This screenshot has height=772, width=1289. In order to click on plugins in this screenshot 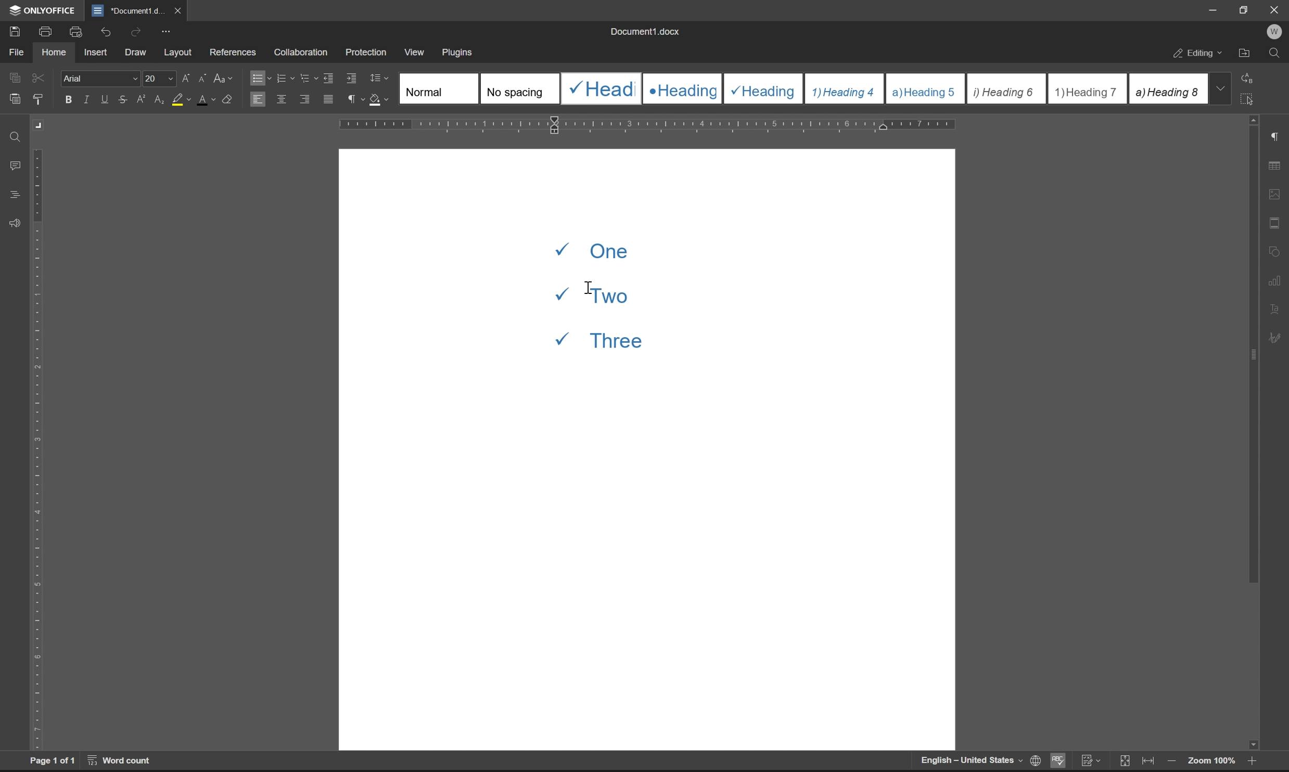, I will do `click(458, 53)`.